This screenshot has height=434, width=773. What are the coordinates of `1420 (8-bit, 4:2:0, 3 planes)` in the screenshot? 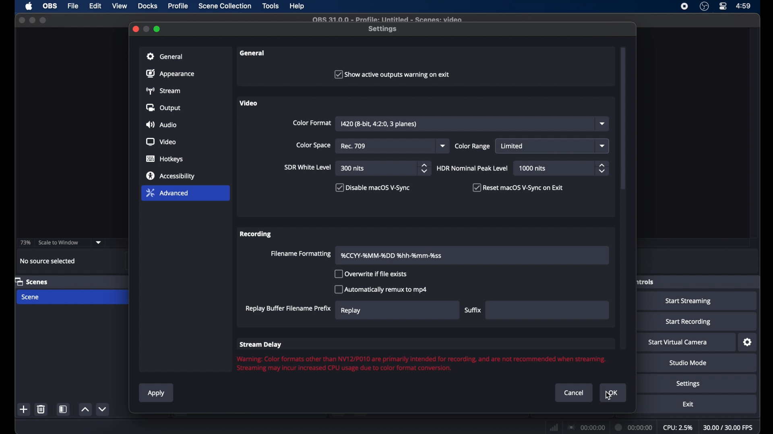 It's located at (381, 124).